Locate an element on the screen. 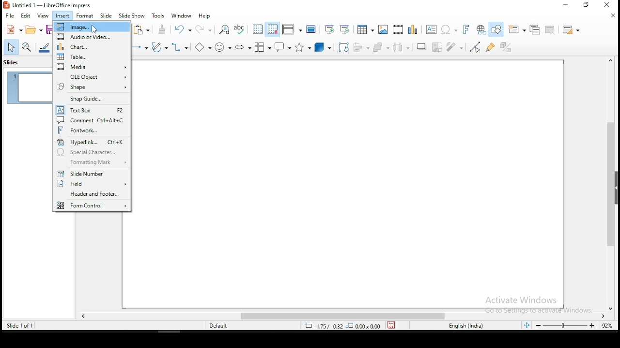  text tool is located at coordinates (432, 29).